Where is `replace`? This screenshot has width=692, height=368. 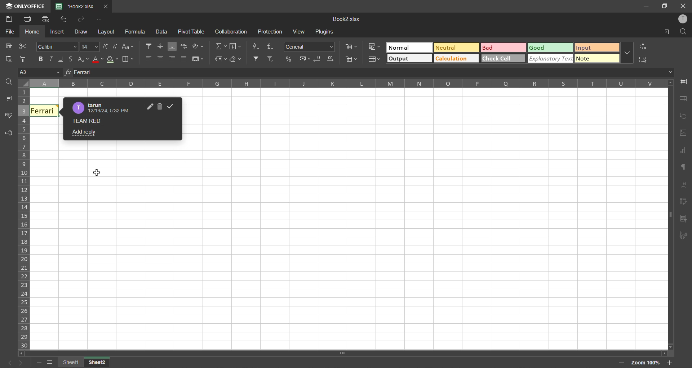 replace is located at coordinates (643, 48).